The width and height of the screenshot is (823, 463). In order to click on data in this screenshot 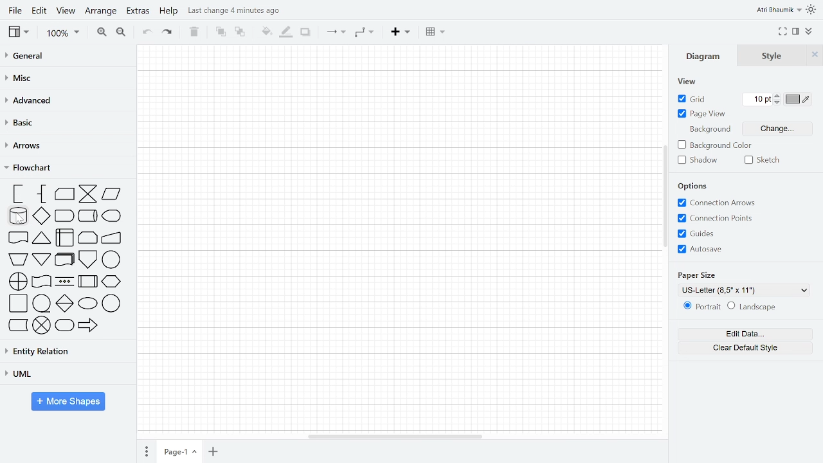, I will do `click(111, 195)`.